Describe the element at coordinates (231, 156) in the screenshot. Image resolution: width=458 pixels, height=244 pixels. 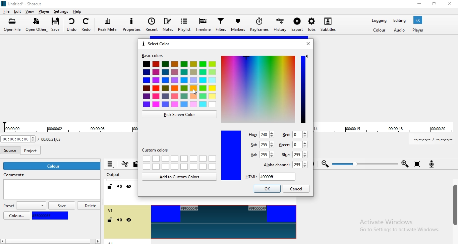
I see `blue` at that location.